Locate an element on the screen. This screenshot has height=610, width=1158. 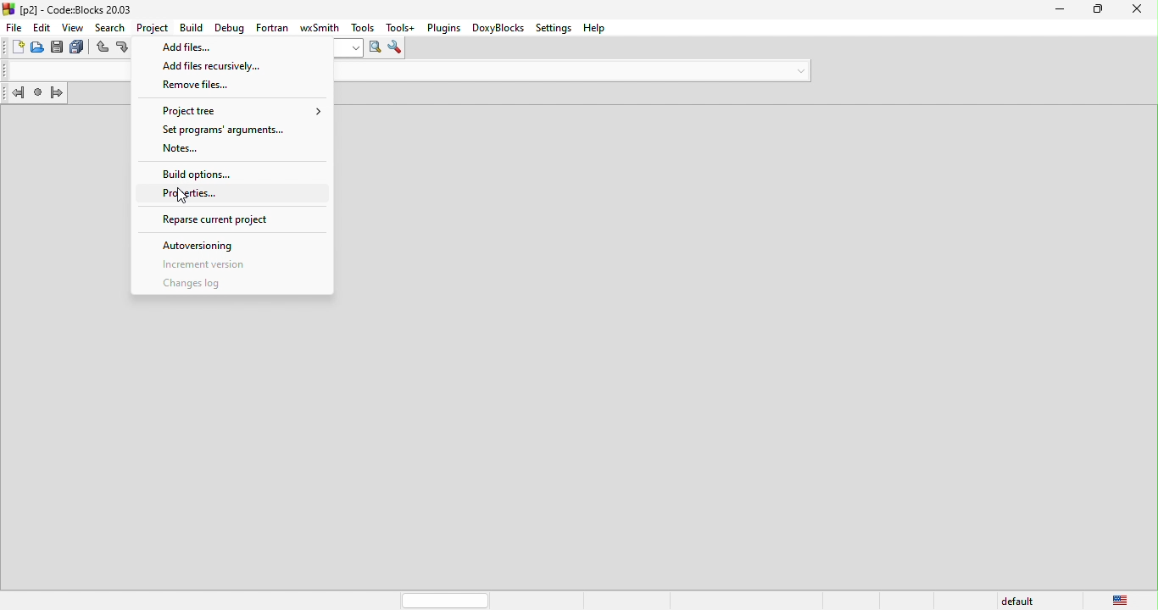
search is located at coordinates (112, 26).